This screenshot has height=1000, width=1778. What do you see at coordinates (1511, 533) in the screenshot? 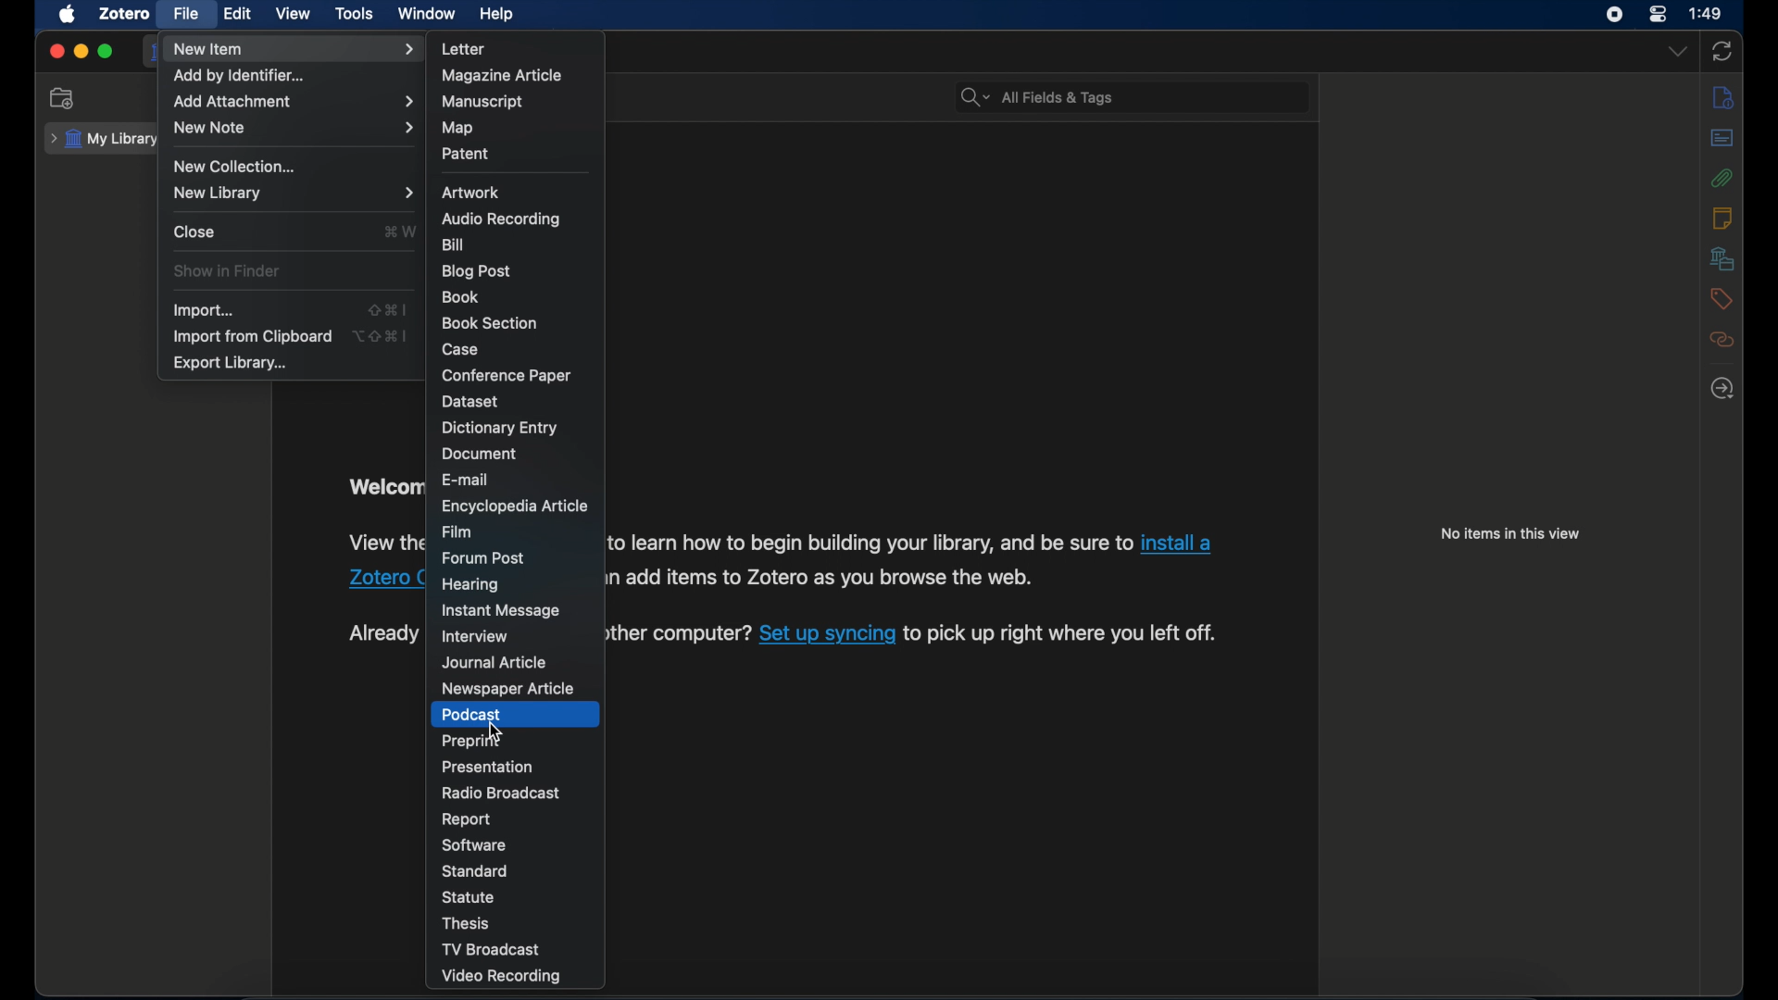
I see `no items in this view` at bounding box center [1511, 533].